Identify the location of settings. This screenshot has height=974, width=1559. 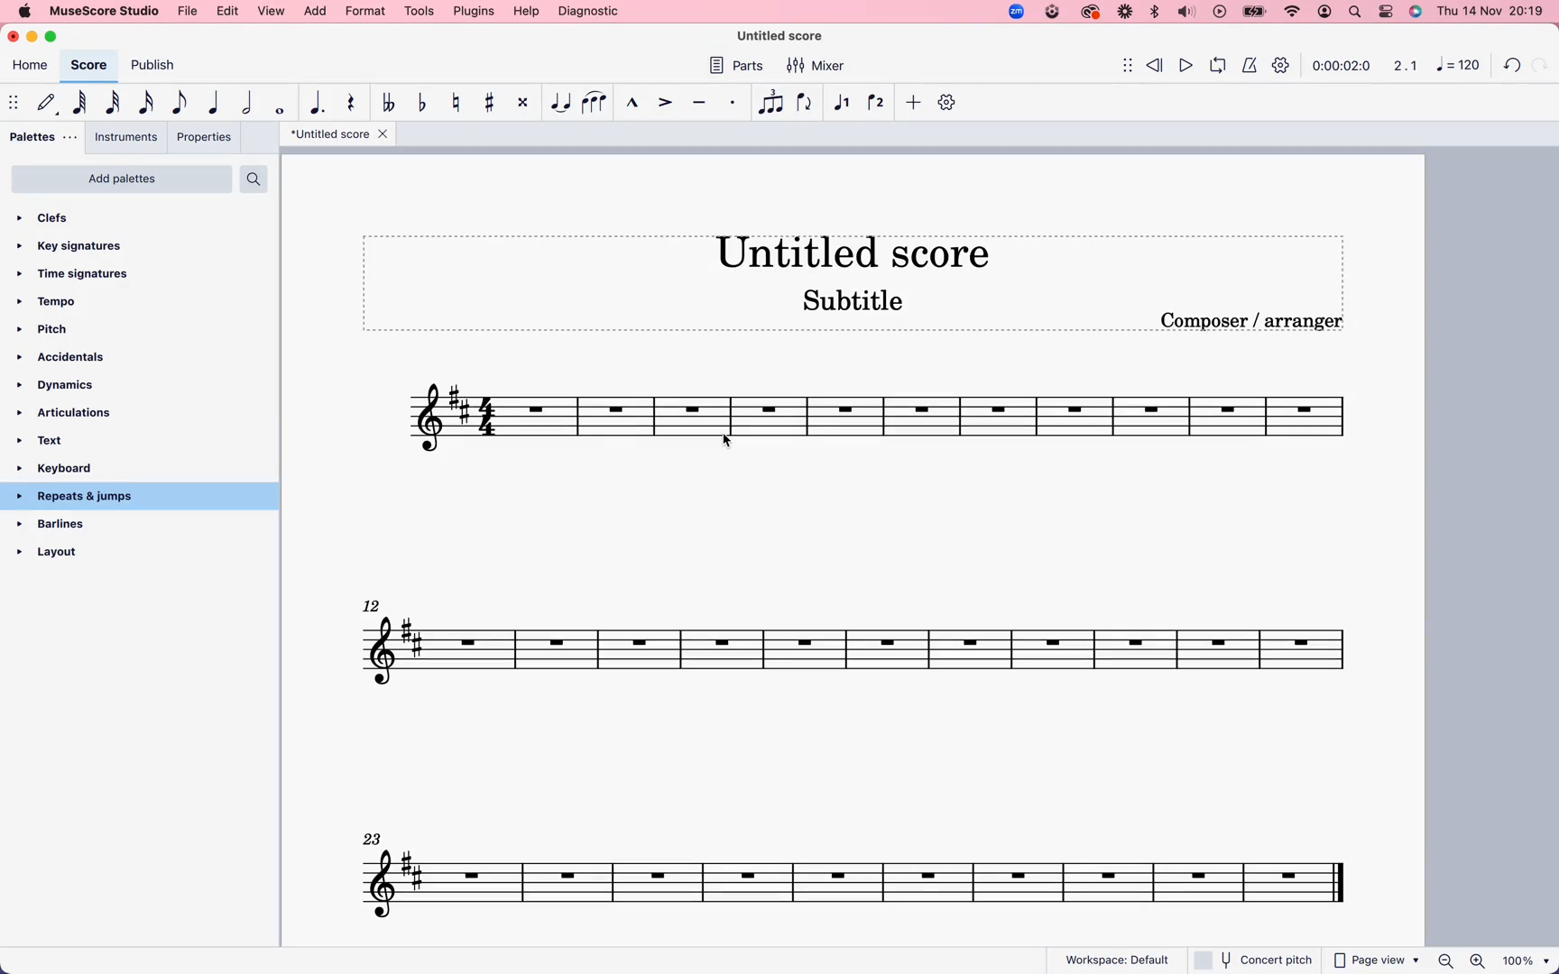
(1386, 11).